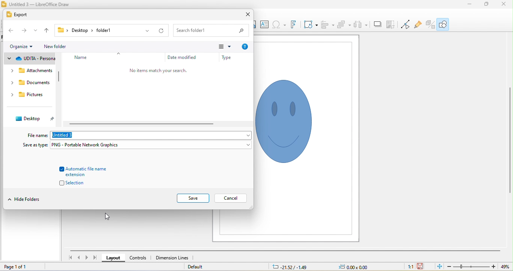 This screenshot has width=513, height=271. Describe the element at coordinates (320, 266) in the screenshot. I see `cursor and object position` at that location.